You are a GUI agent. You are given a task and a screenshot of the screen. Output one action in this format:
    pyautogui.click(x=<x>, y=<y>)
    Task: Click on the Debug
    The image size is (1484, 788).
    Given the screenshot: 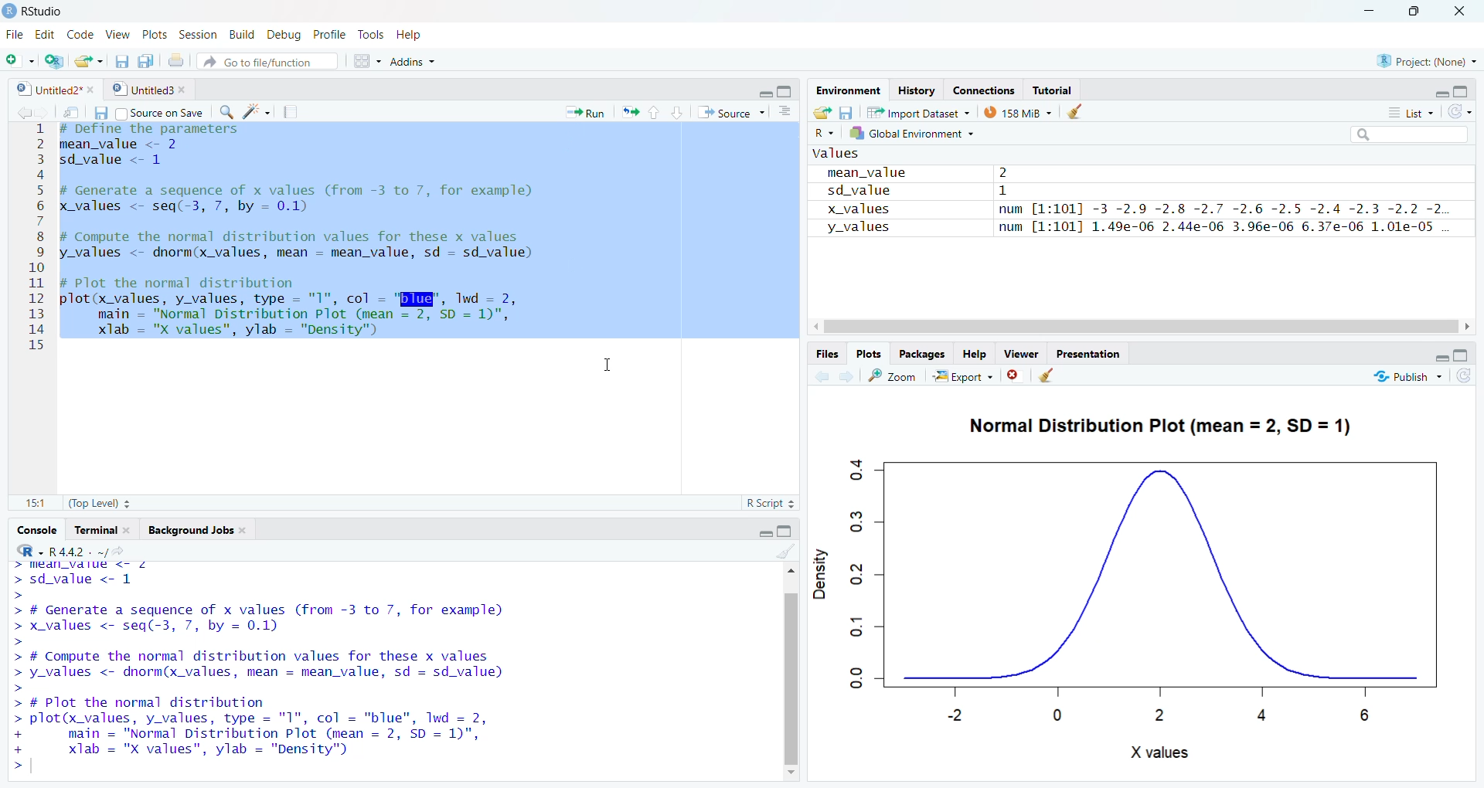 What is the action you would take?
    pyautogui.click(x=281, y=34)
    